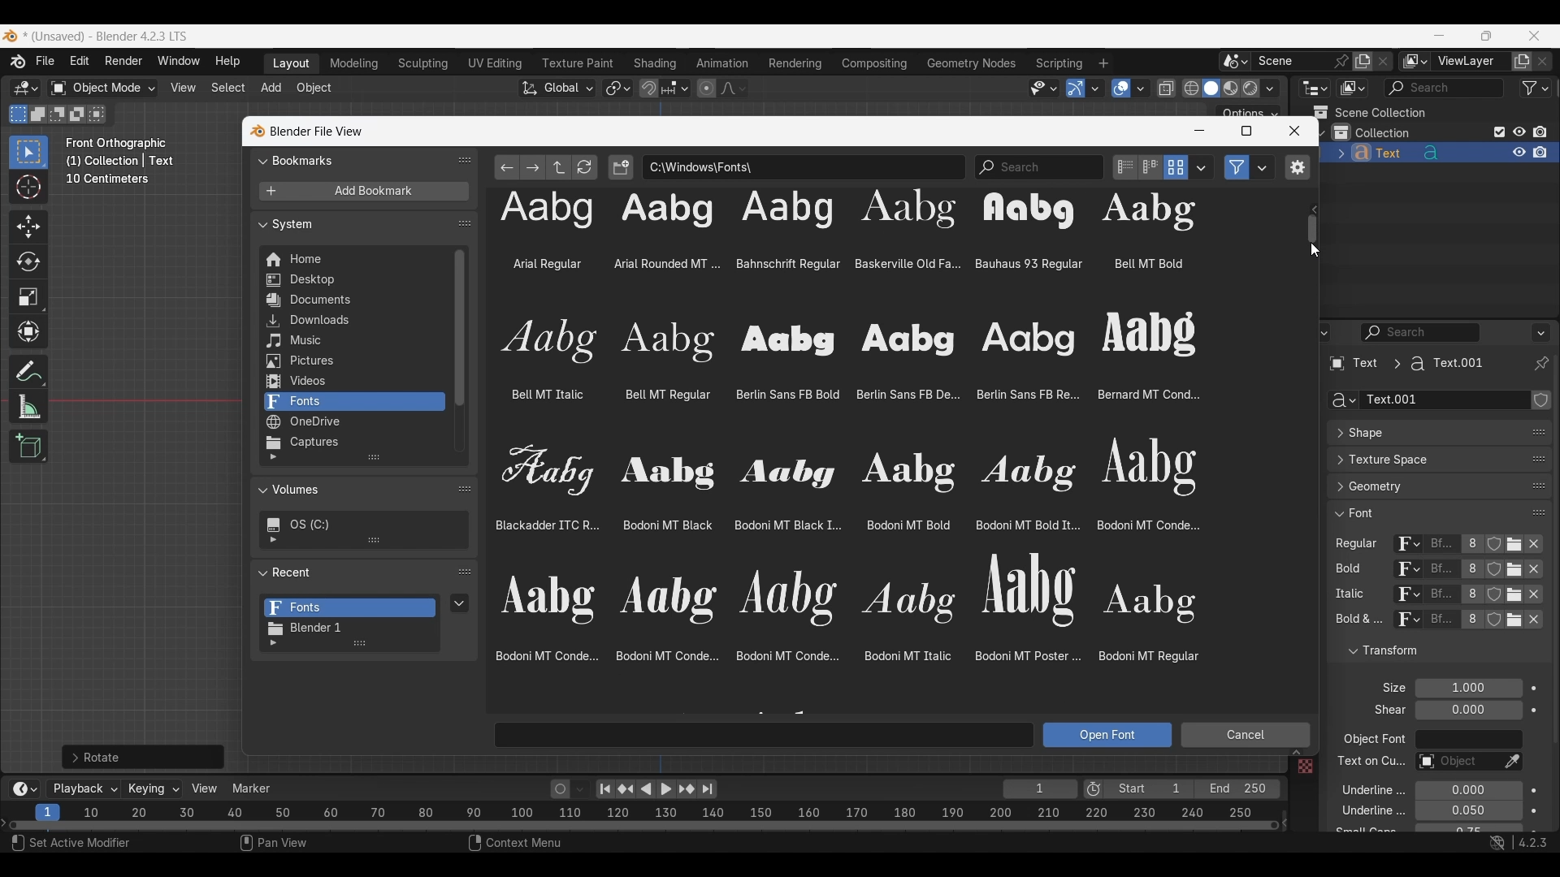  What do you see at coordinates (1192, 89) in the screenshot?
I see `Viewport shading, wireframe` at bounding box center [1192, 89].